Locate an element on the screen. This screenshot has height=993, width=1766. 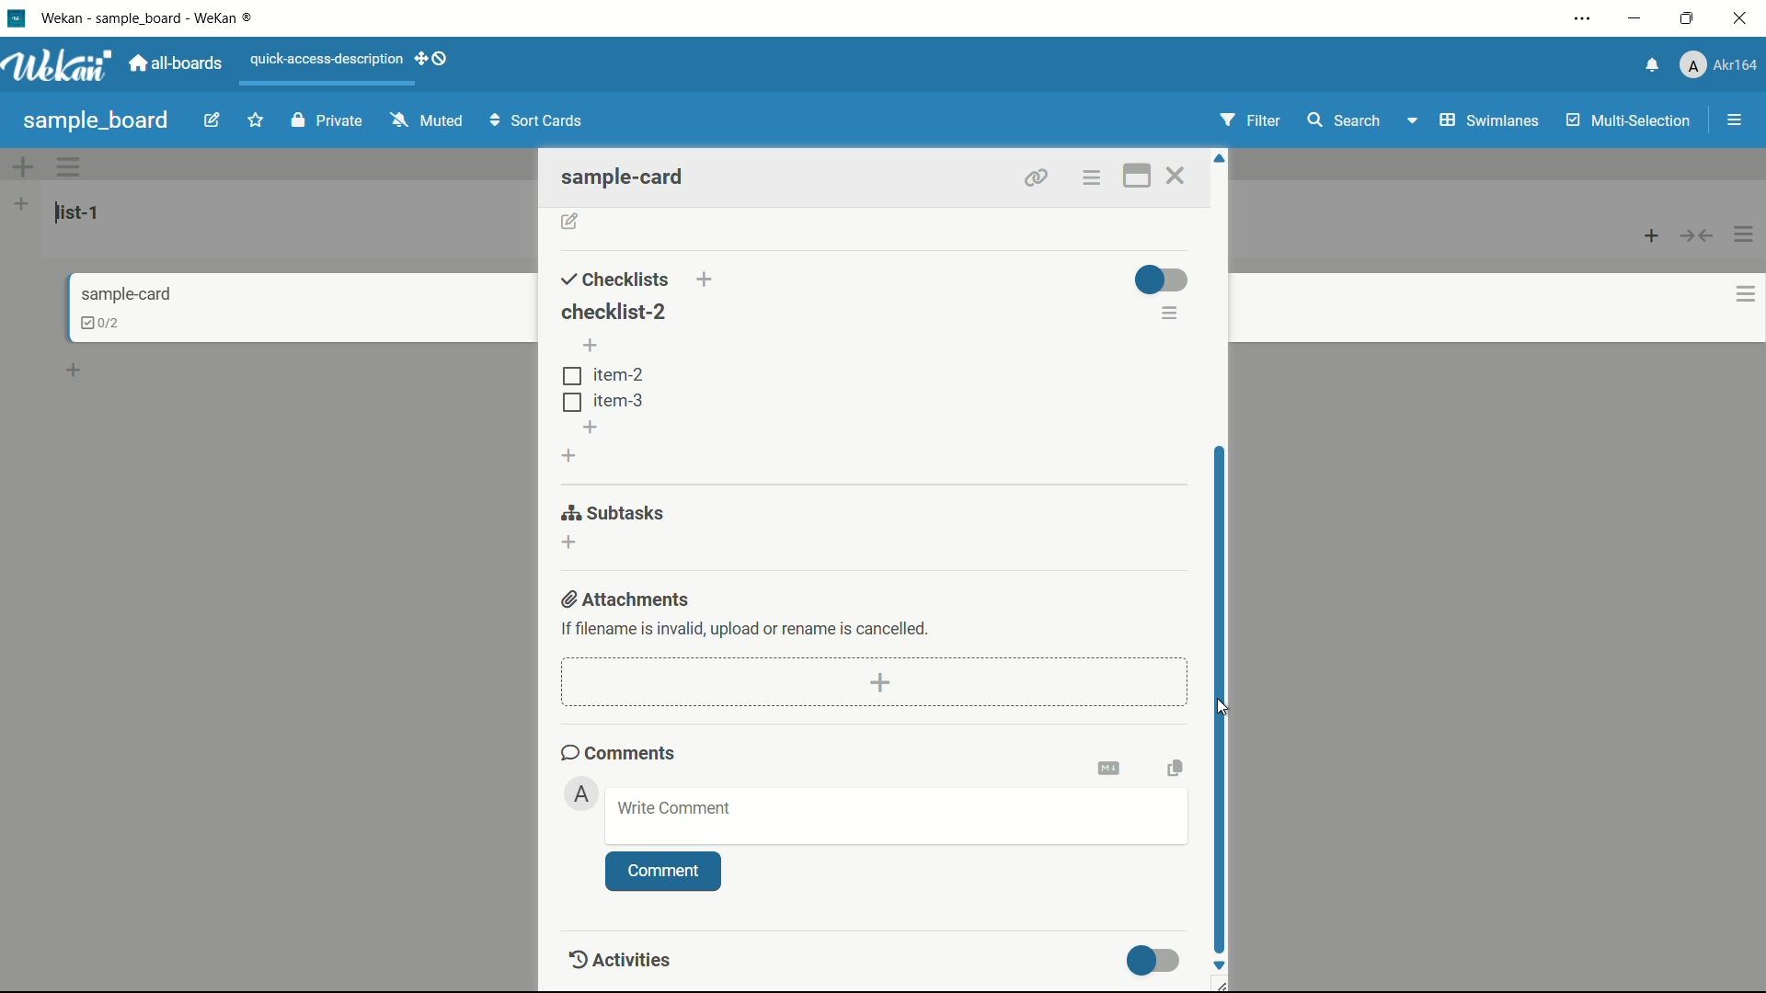
comments is located at coordinates (619, 753).